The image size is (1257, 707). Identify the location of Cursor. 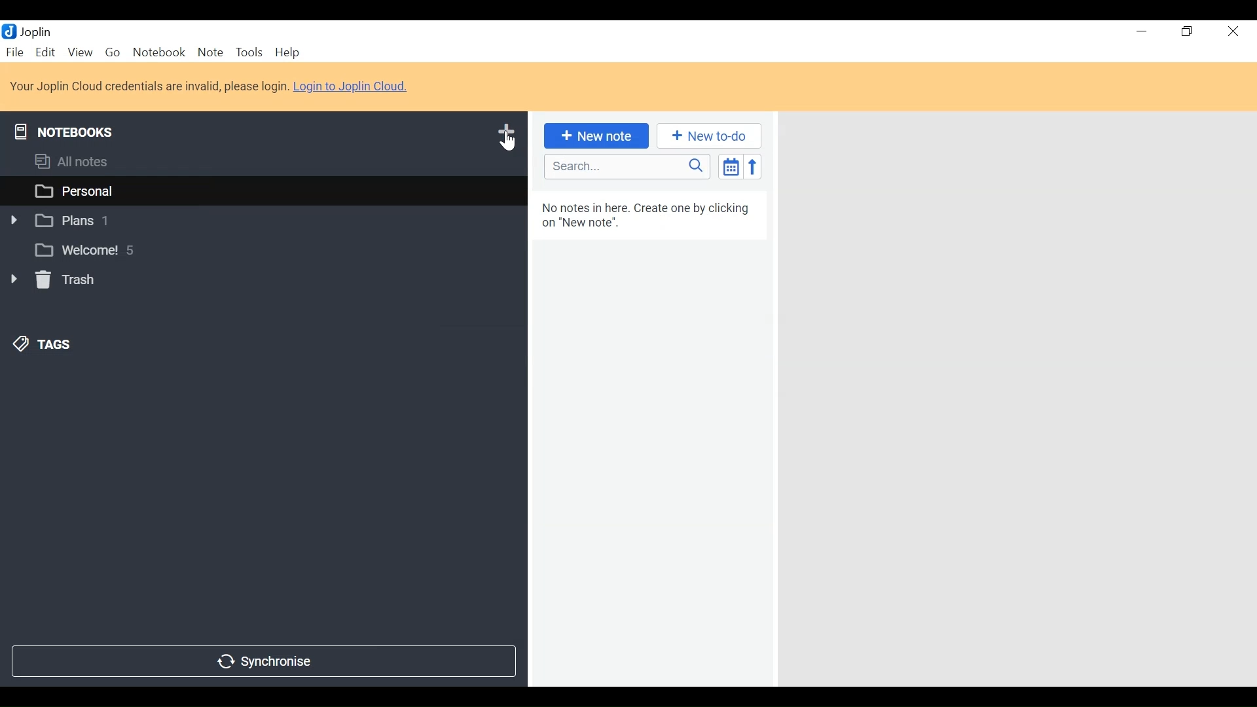
(503, 141).